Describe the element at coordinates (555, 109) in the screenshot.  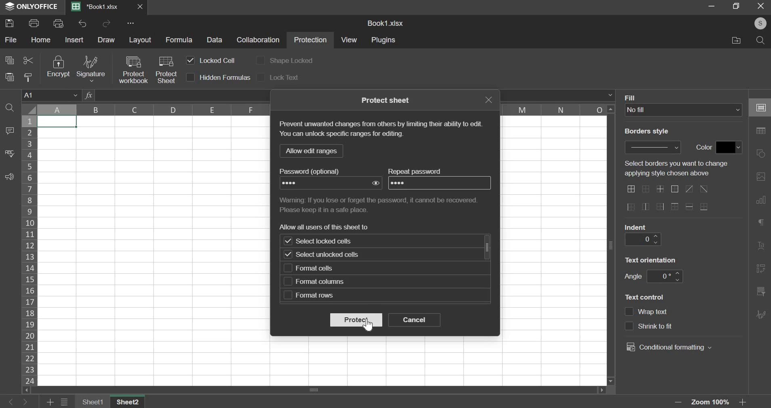
I see `column` at that location.